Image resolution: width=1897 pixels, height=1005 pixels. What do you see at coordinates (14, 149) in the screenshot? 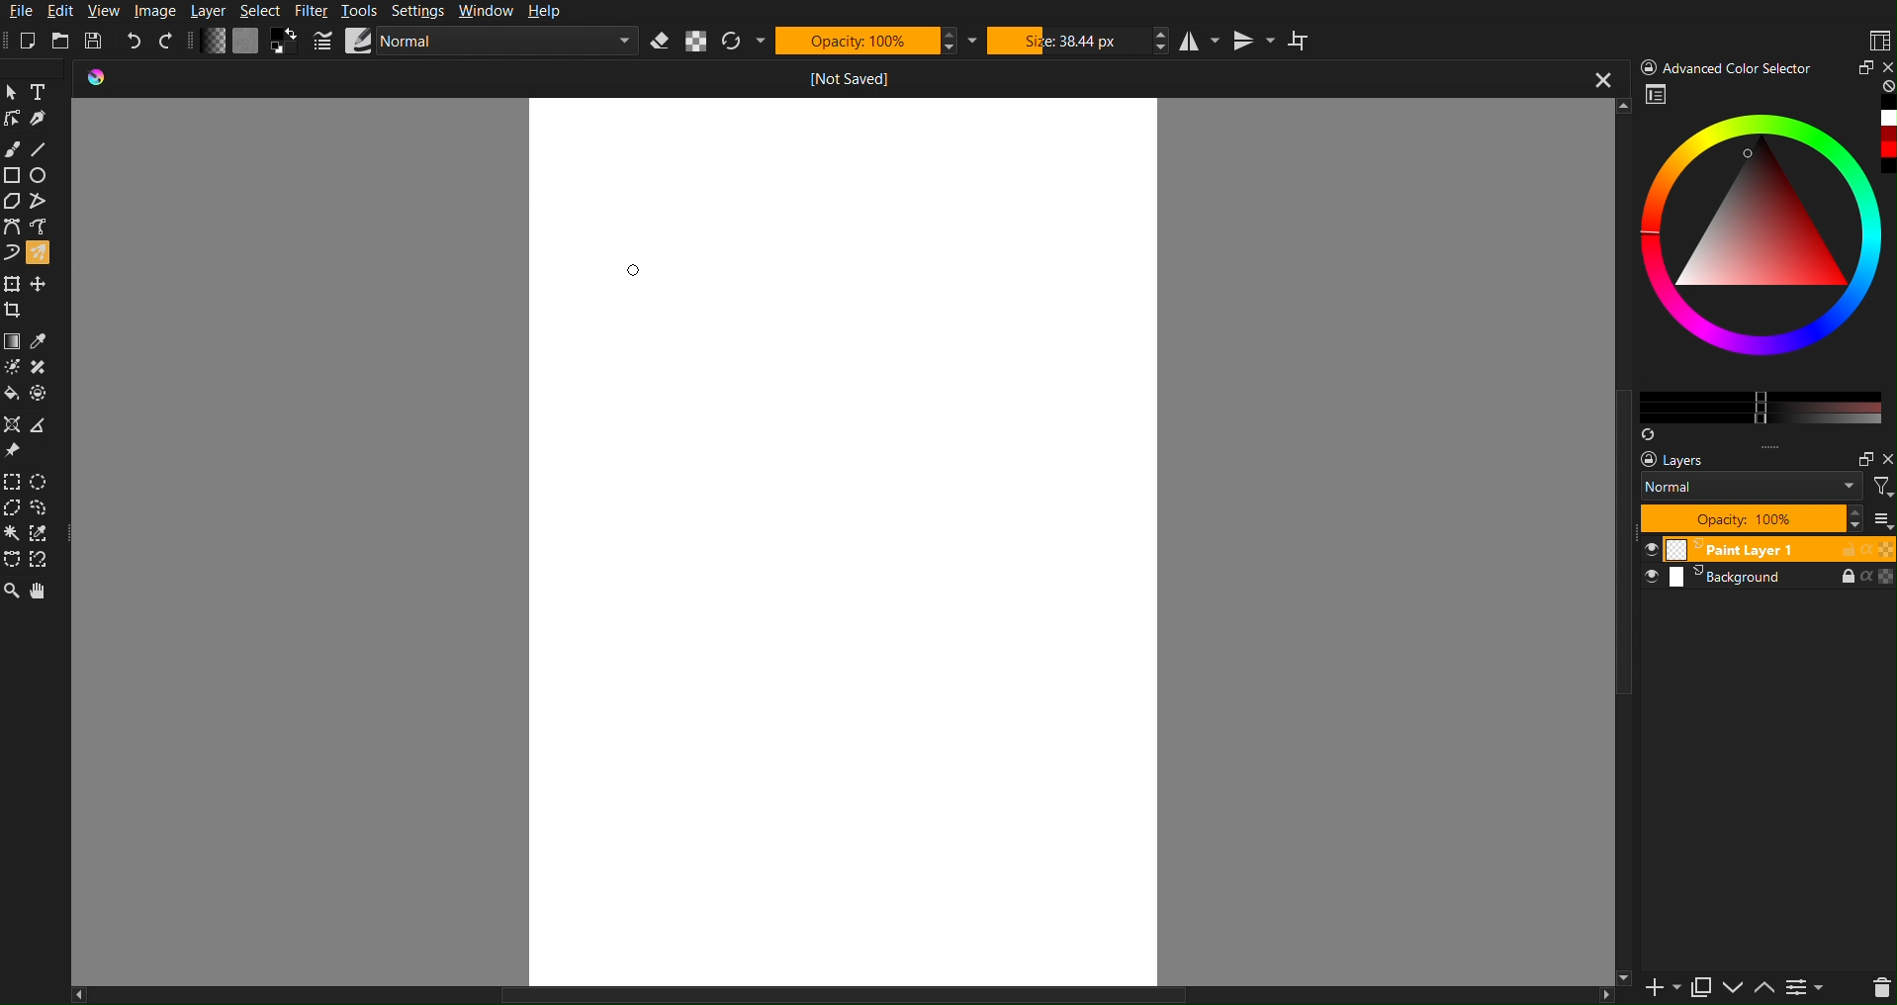
I see `Brush` at bounding box center [14, 149].